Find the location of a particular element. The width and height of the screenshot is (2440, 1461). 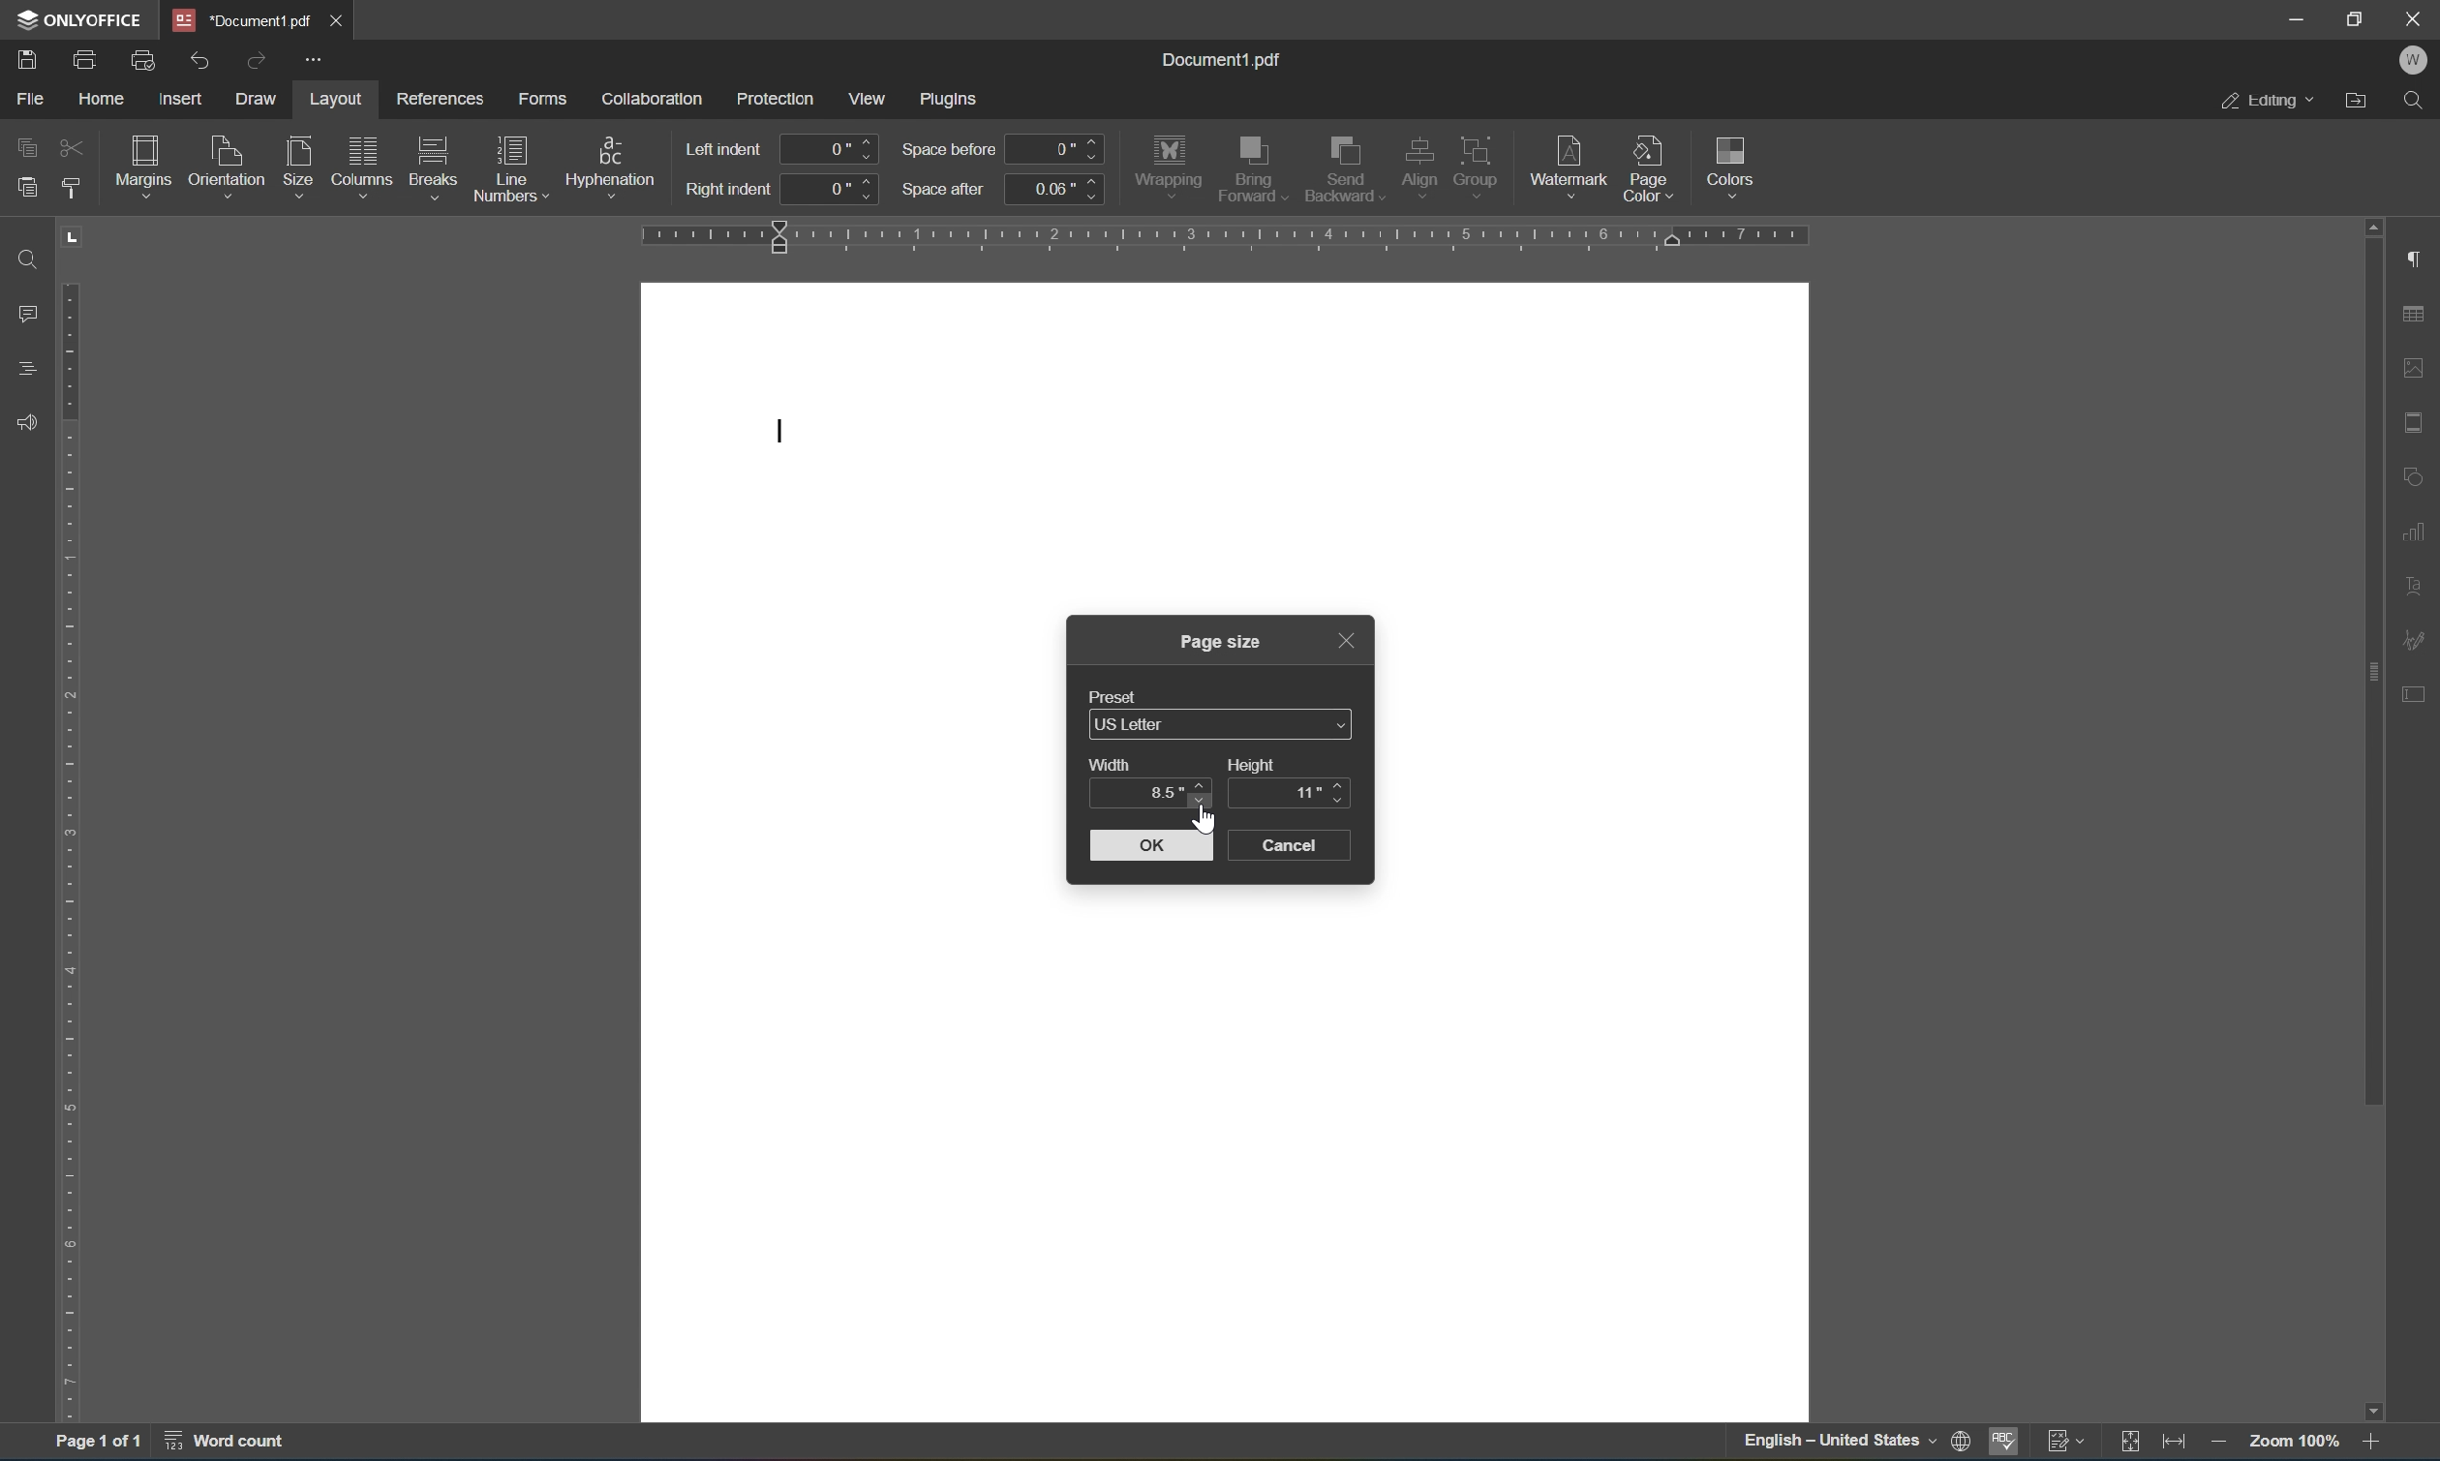

file is located at coordinates (31, 97).